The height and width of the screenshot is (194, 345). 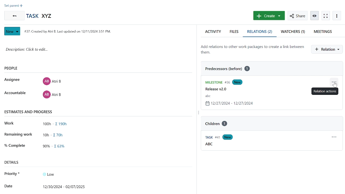 What do you see at coordinates (13, 16) in the screenshot?
I see `go back` at bounding box center [13, 16].